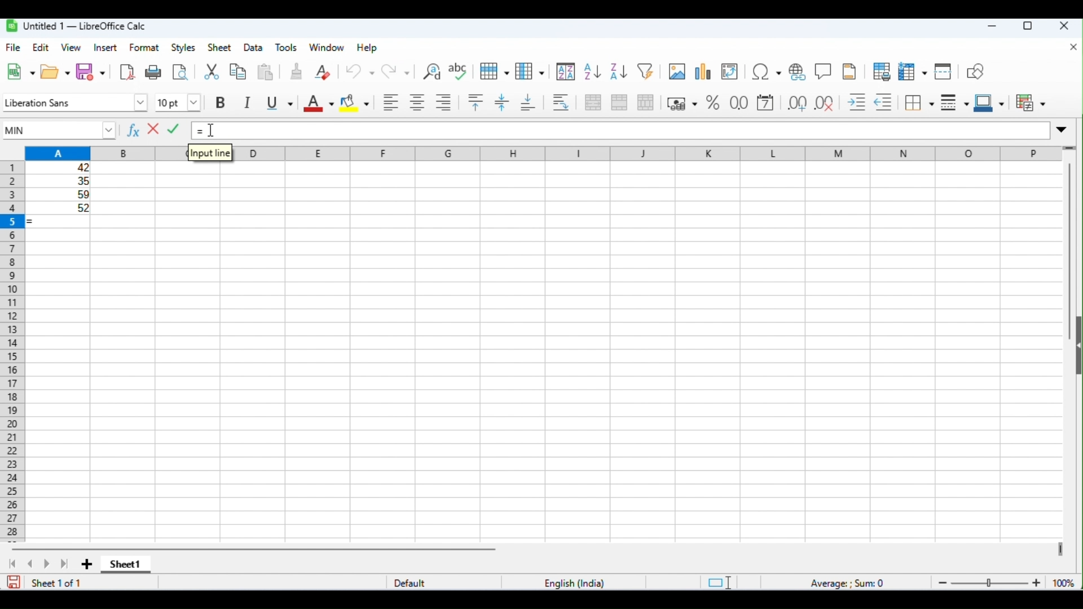 The height and width of the screenshot is (609, 1083). Describe the element at coordinates (287, 48) in the screenshot. I see `tools` at that location.